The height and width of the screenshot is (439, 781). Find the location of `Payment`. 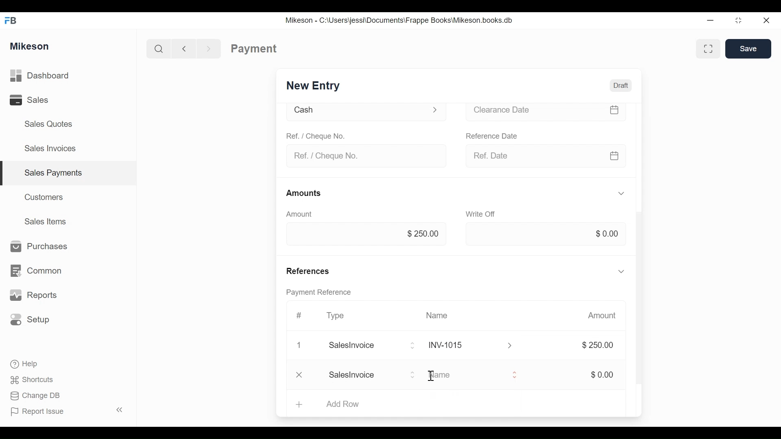

Payment is located at coordinates (253, 48).